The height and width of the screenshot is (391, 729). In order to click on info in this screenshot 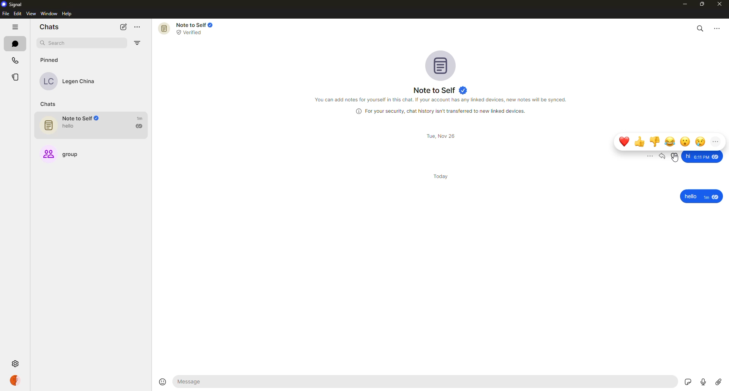, I will do `click(442, 99)`.